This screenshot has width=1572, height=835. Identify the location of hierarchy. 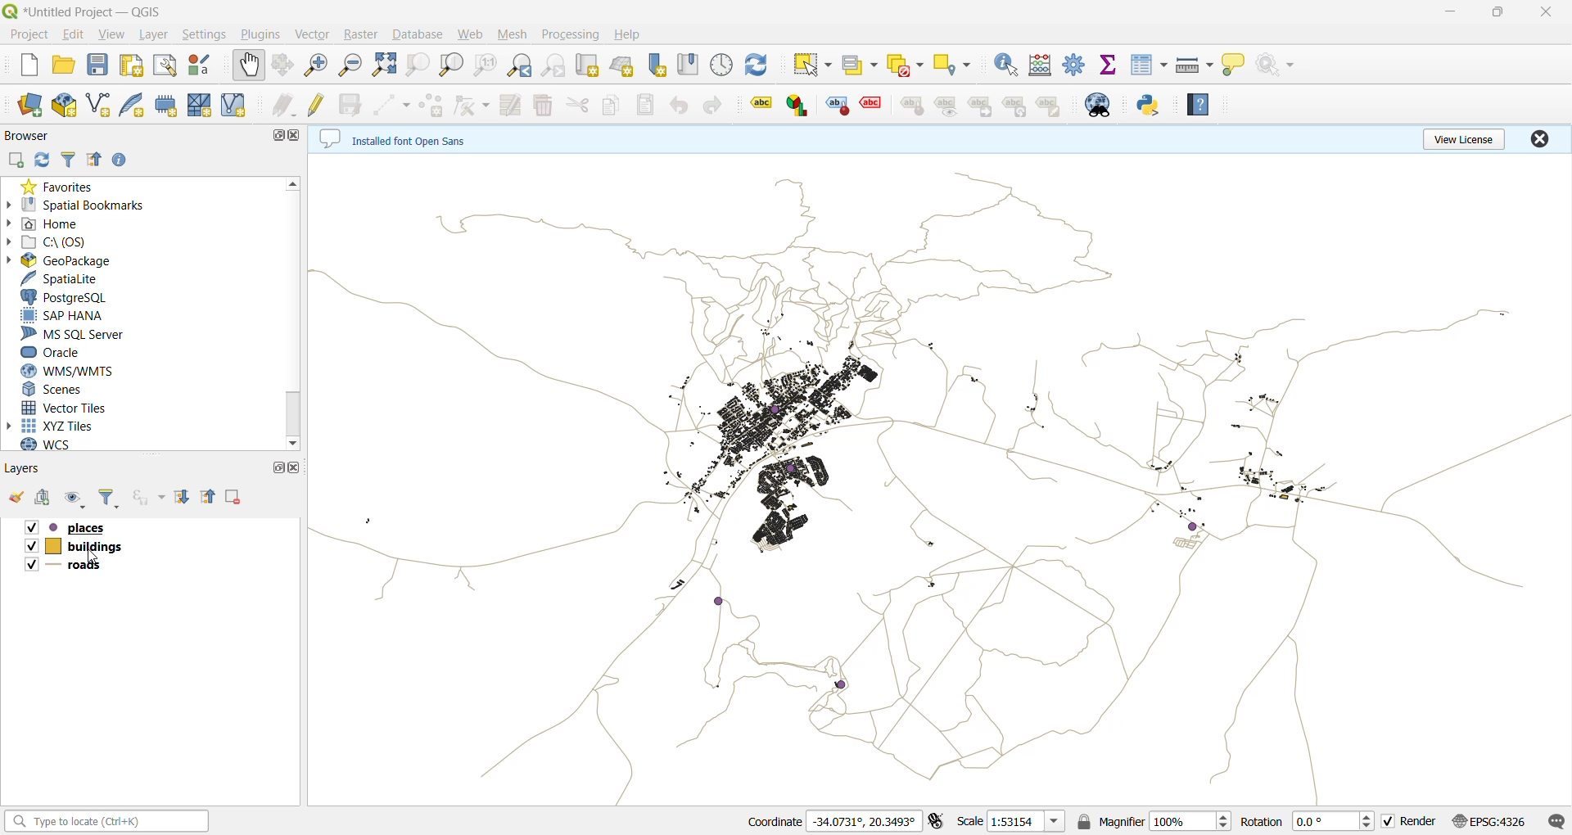
(1016, 106).